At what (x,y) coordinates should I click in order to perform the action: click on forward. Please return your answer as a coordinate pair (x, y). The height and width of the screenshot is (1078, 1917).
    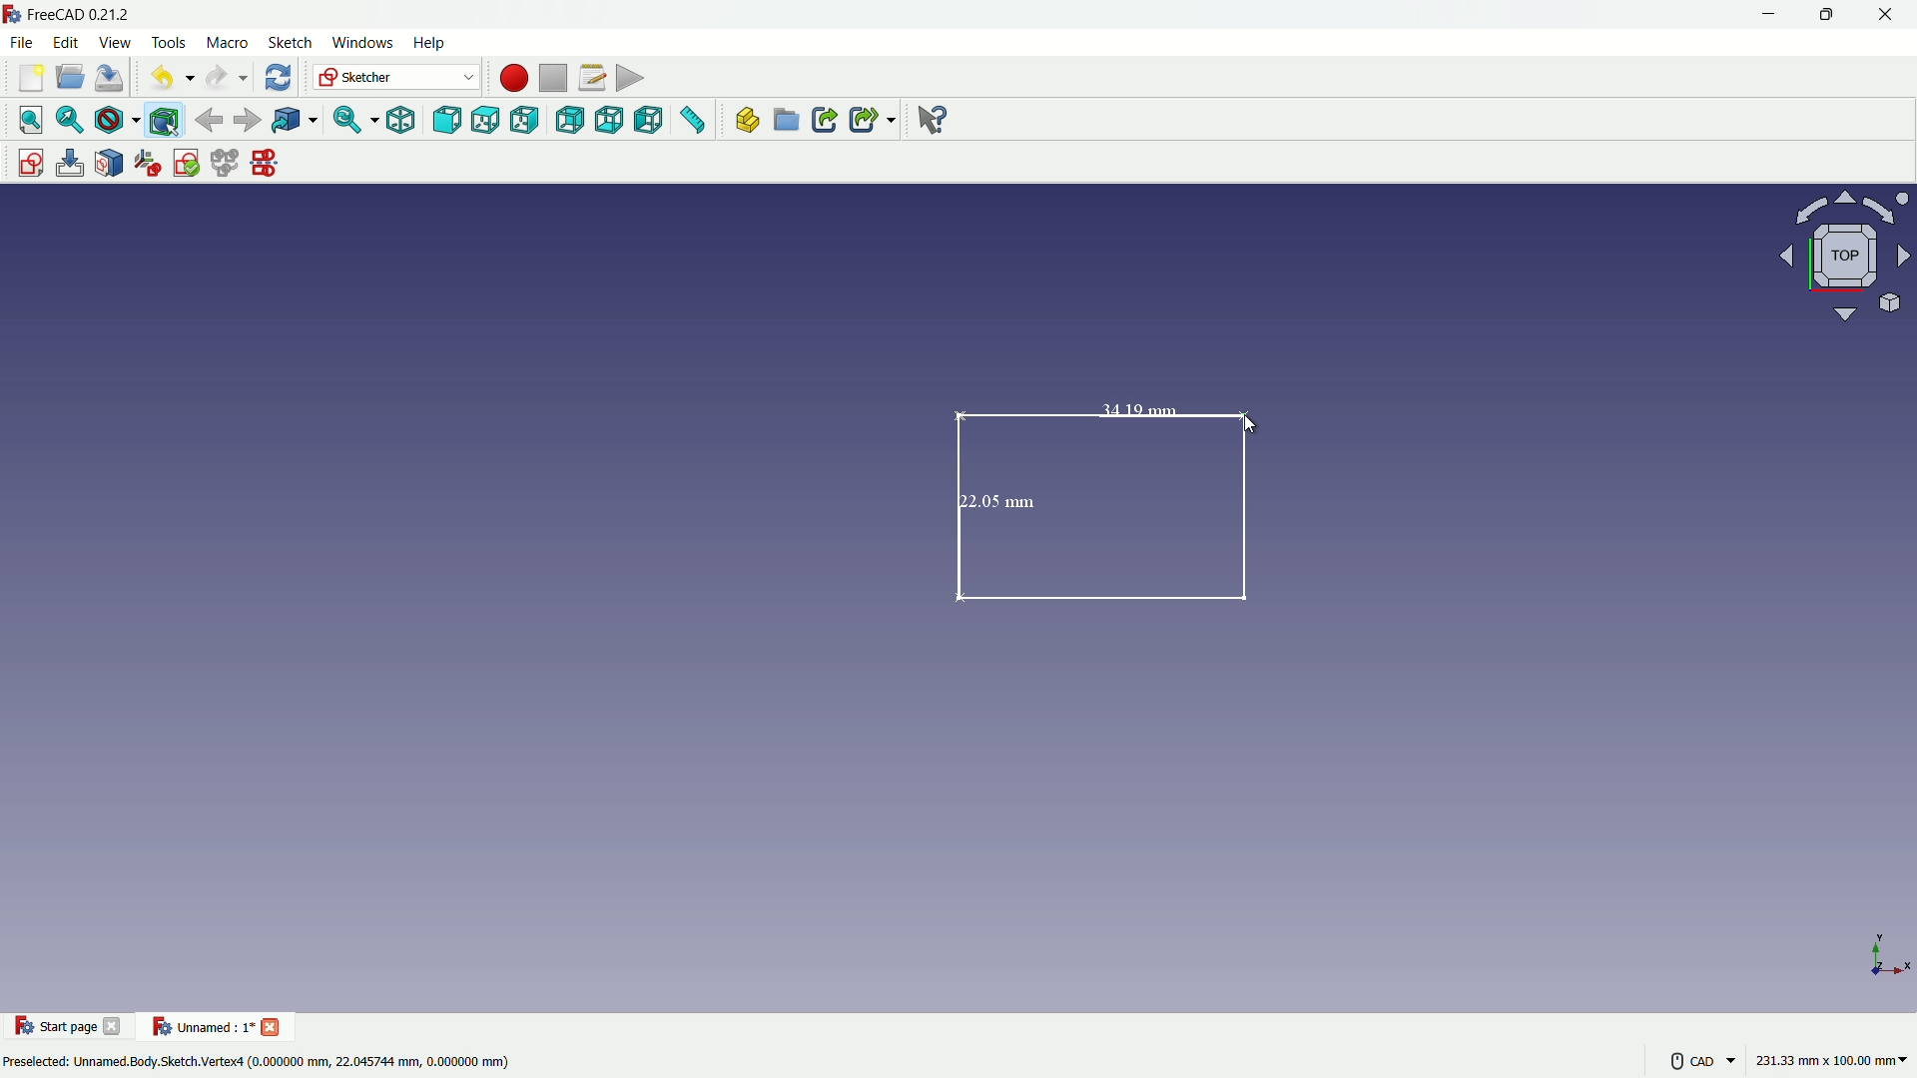
    Looking at the image, I should click on (247, 120).